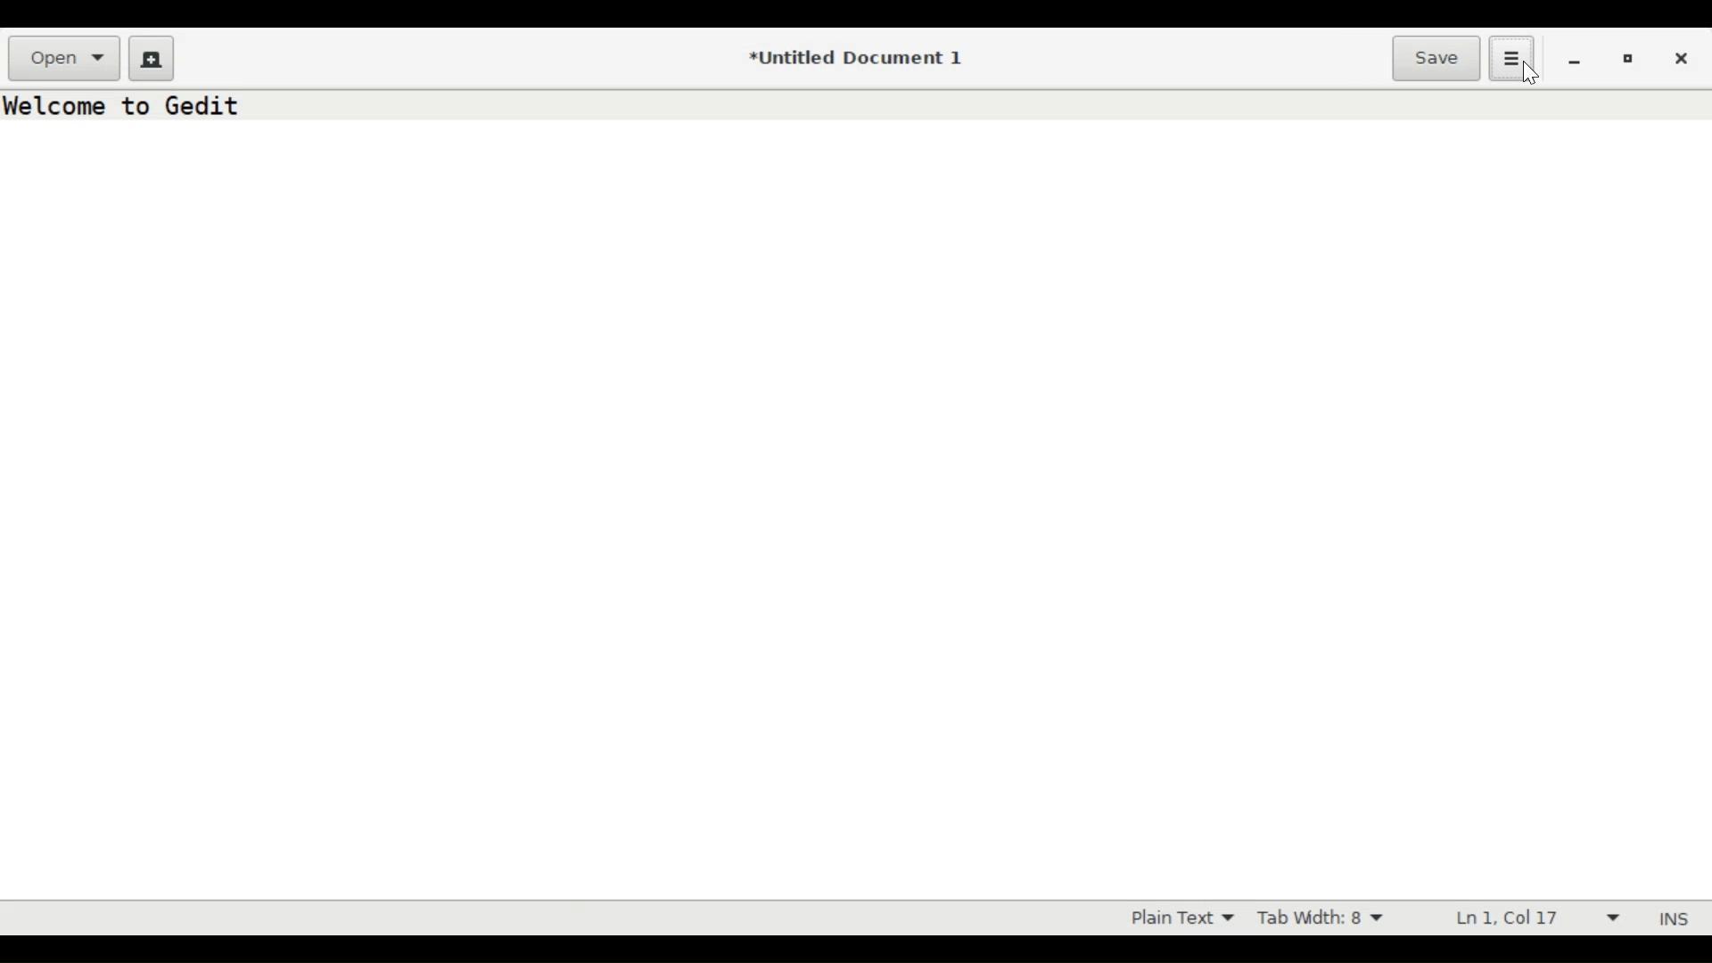 This screenshot has width=1712, height=963. Describe the element at coordinates (1178, 918) in the screenshot. I see `Highlight mode dropdown menu` at that location.